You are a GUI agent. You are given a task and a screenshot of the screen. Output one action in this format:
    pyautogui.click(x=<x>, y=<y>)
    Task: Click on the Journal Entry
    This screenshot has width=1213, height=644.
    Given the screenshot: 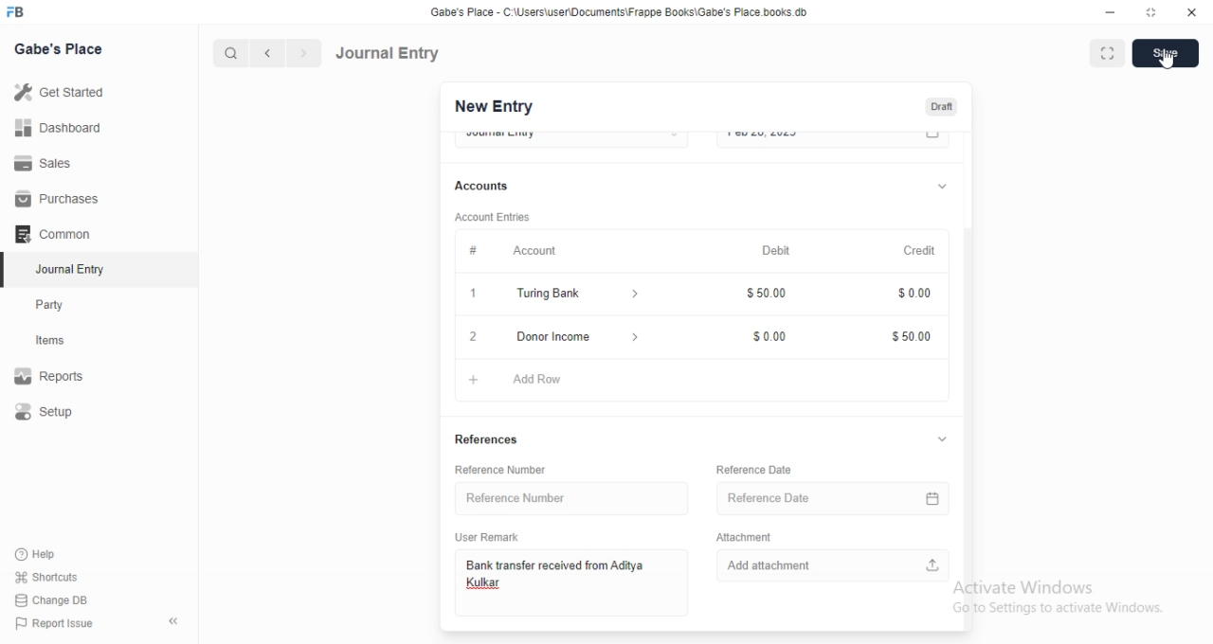 What is the action you would take?
    pyautogui.click(x=389, y=52)
    